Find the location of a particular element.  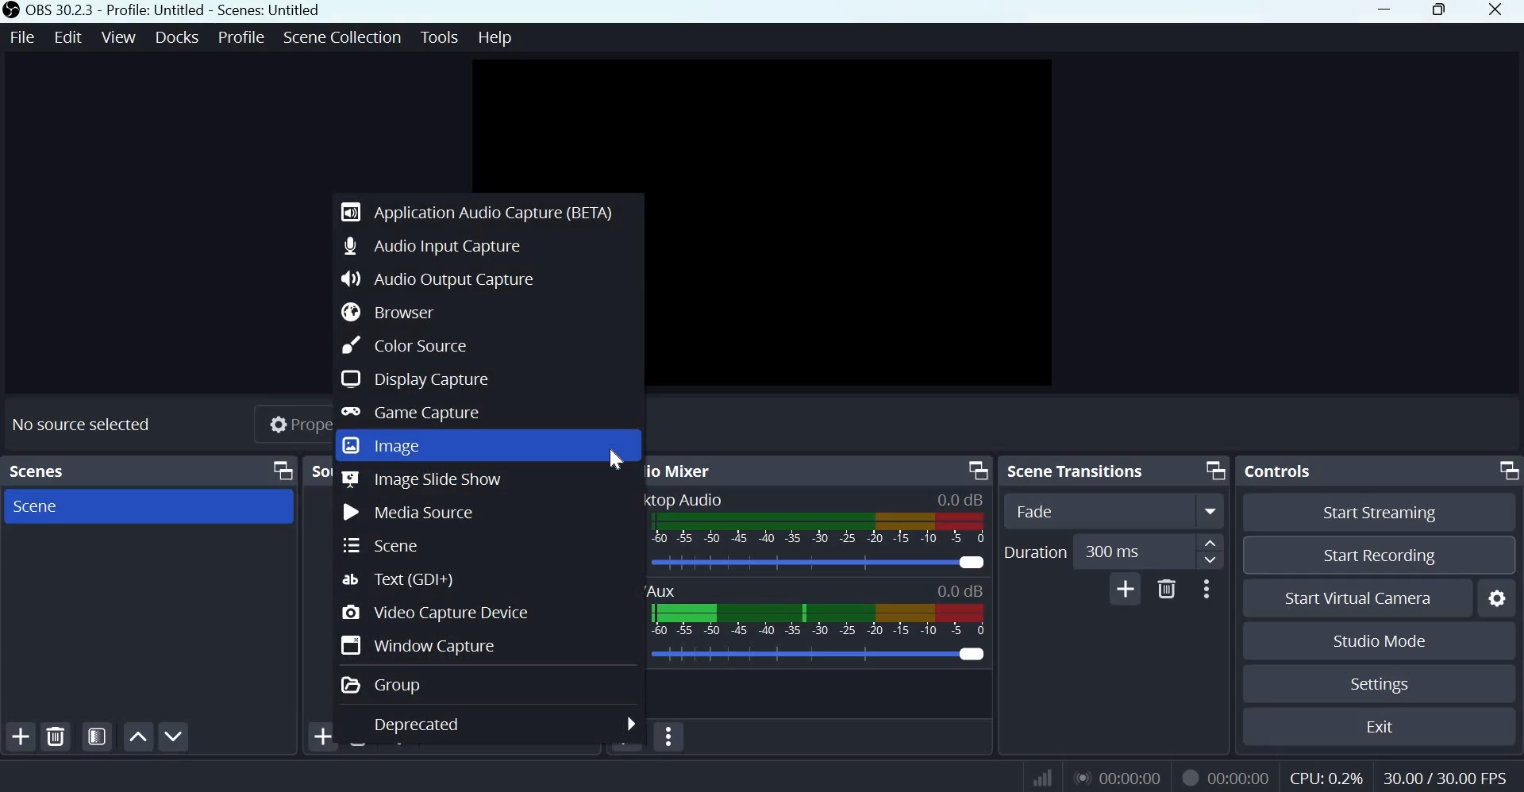

Start virtual camera is located at coordinates (1370, 596).